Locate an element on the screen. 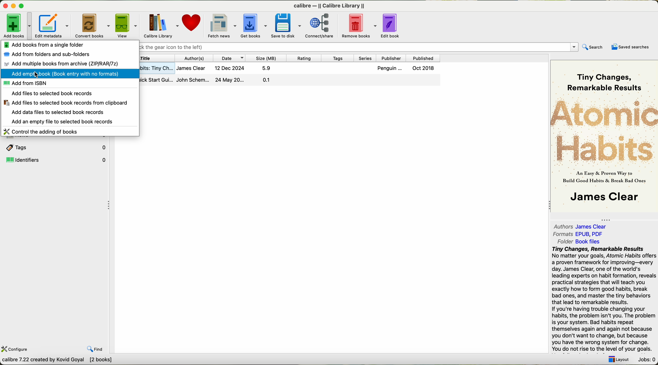 Image resolution: width=658 pixels, height=365 pixels. rating is located at coordinates (303, 58).